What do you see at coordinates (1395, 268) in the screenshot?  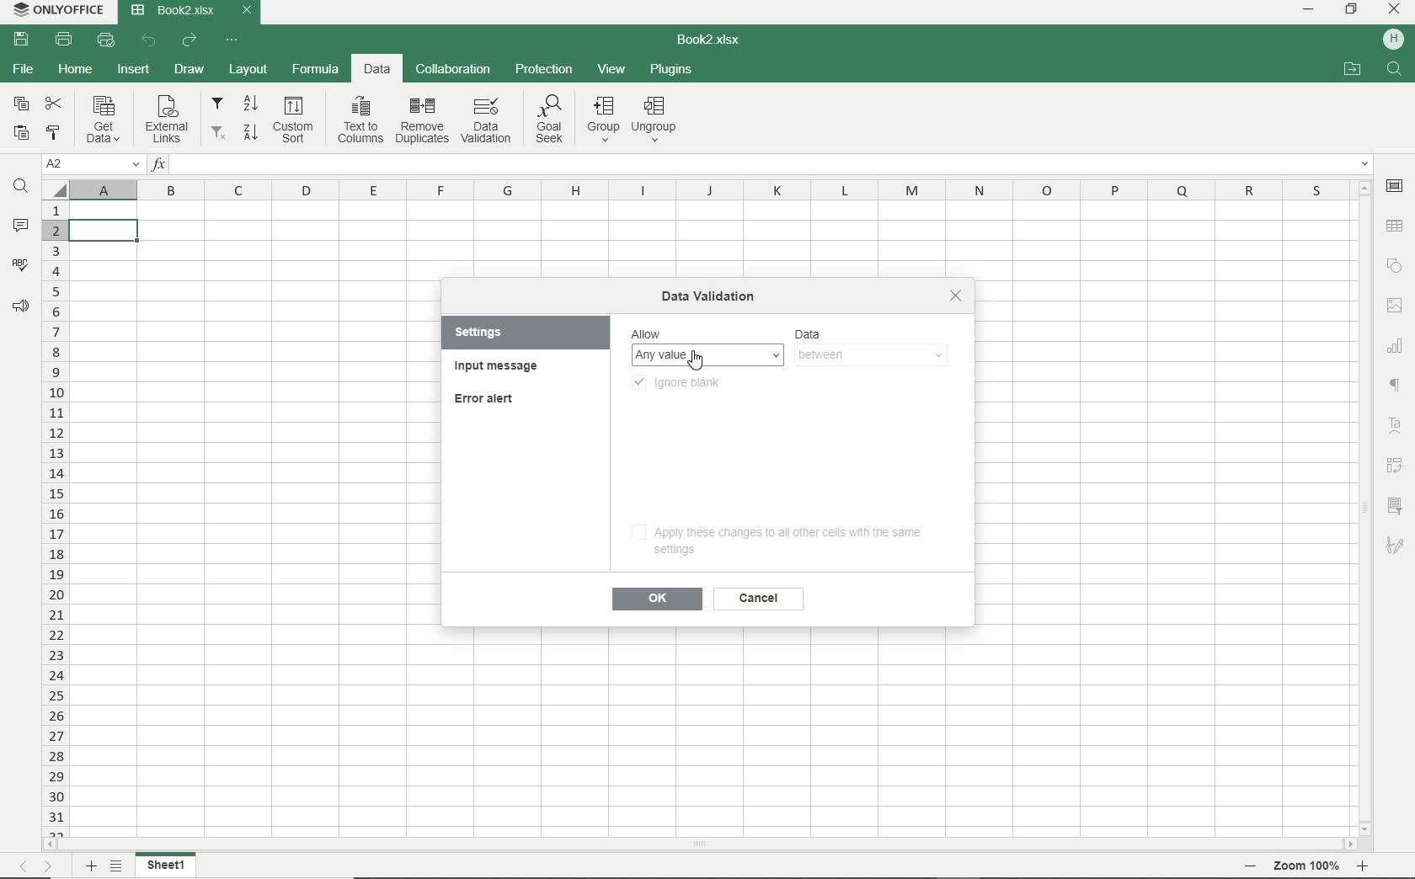 I see `SHAPE` at bounding box center [1395, 268].